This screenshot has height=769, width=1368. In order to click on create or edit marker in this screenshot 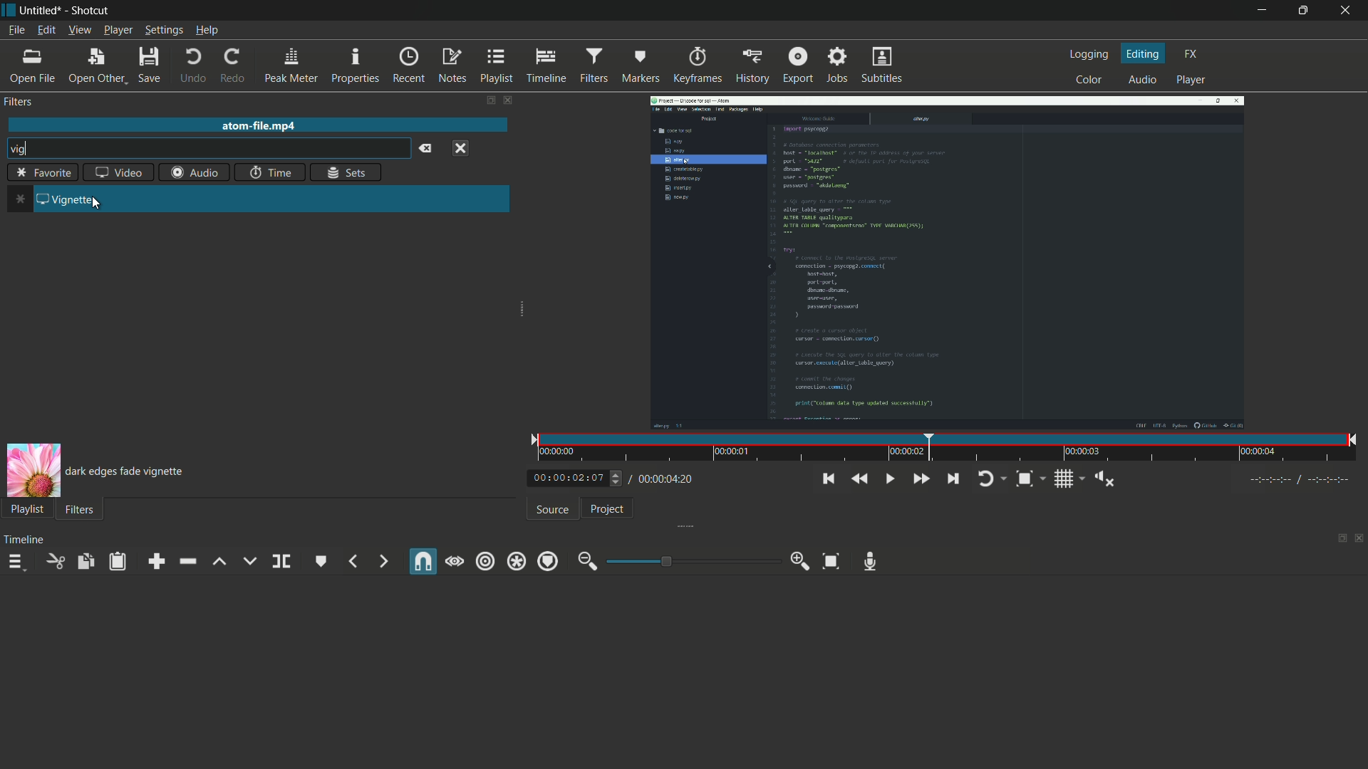, I will do `click(322, 562)`.